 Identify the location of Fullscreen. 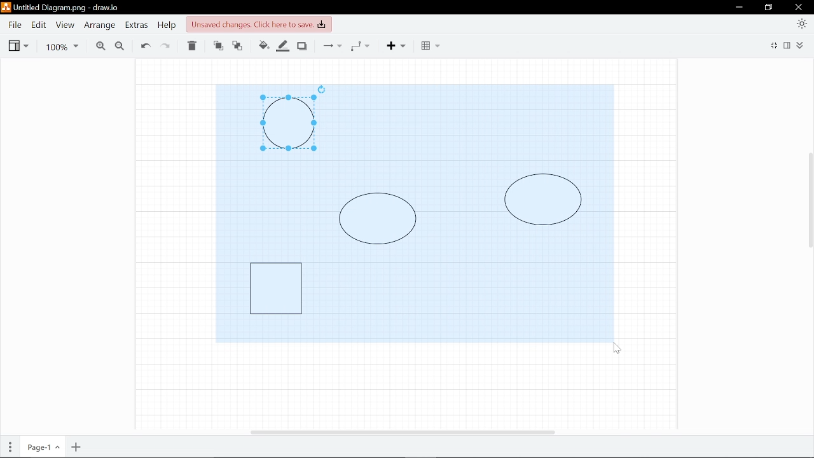
(773, 46).